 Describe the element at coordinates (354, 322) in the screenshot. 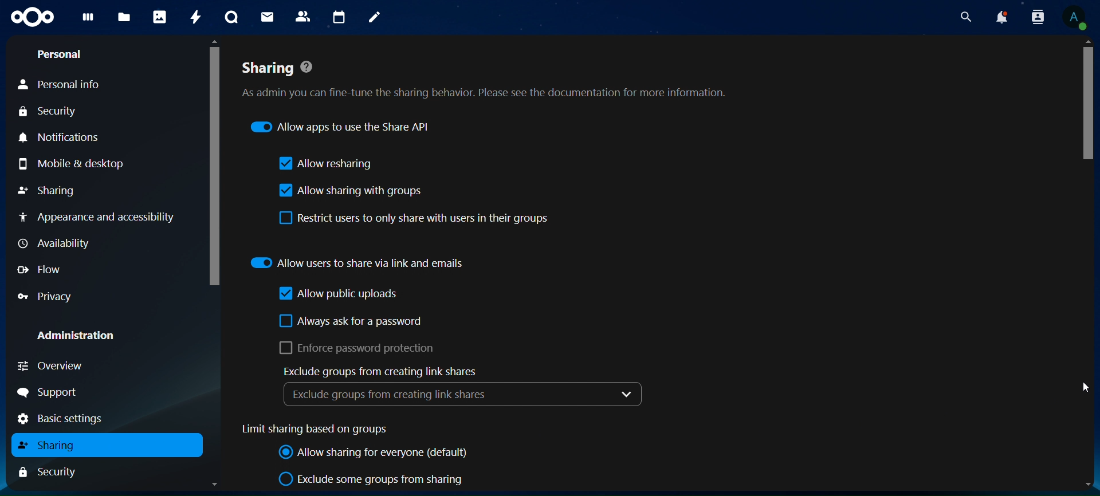

I see `always ask for a payment` at that location.